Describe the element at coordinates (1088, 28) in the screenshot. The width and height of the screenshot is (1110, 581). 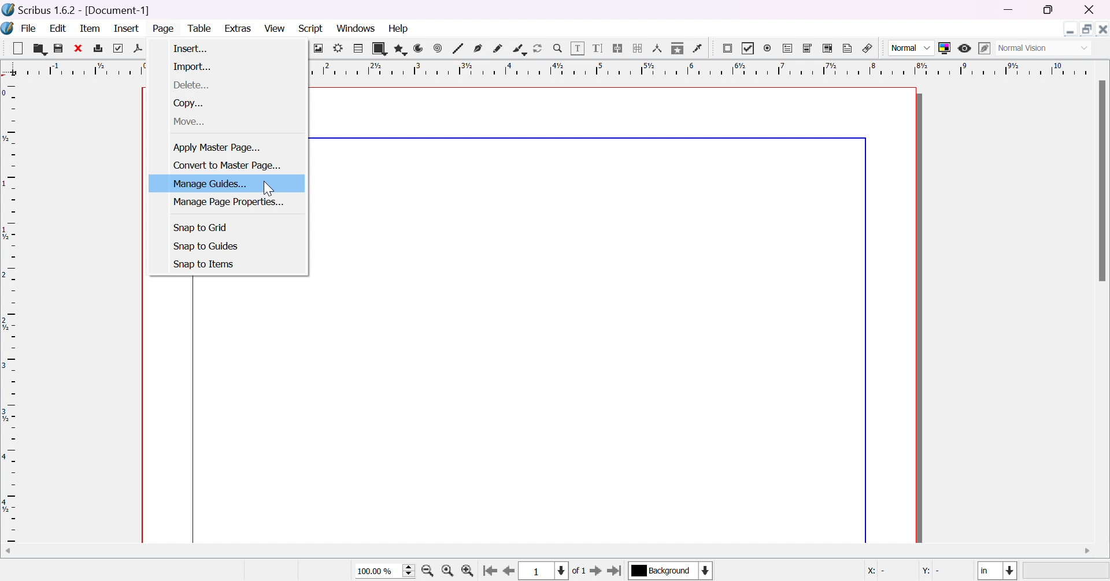
I see `Restore down` at that location.